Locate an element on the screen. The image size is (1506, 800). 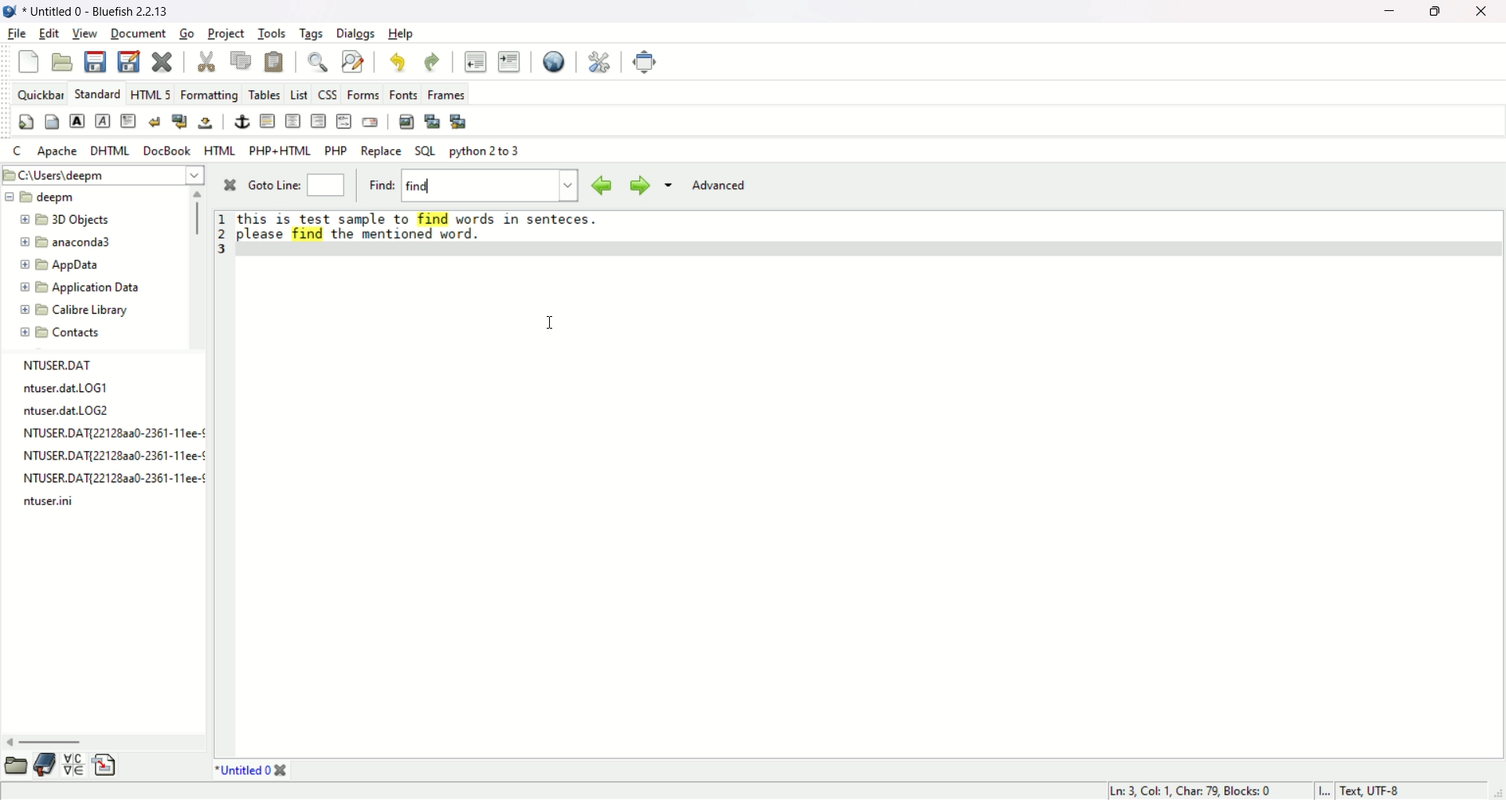
next is located at coordinates (638, 186).